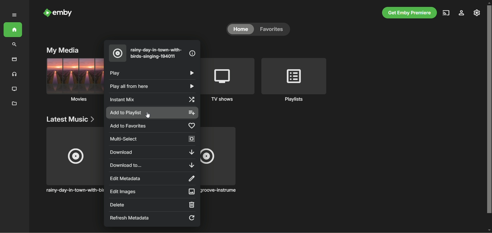 The image size is (492, 233). Describe the element at coordinates (241, 29) in the screenshot. I see `home` at that location.